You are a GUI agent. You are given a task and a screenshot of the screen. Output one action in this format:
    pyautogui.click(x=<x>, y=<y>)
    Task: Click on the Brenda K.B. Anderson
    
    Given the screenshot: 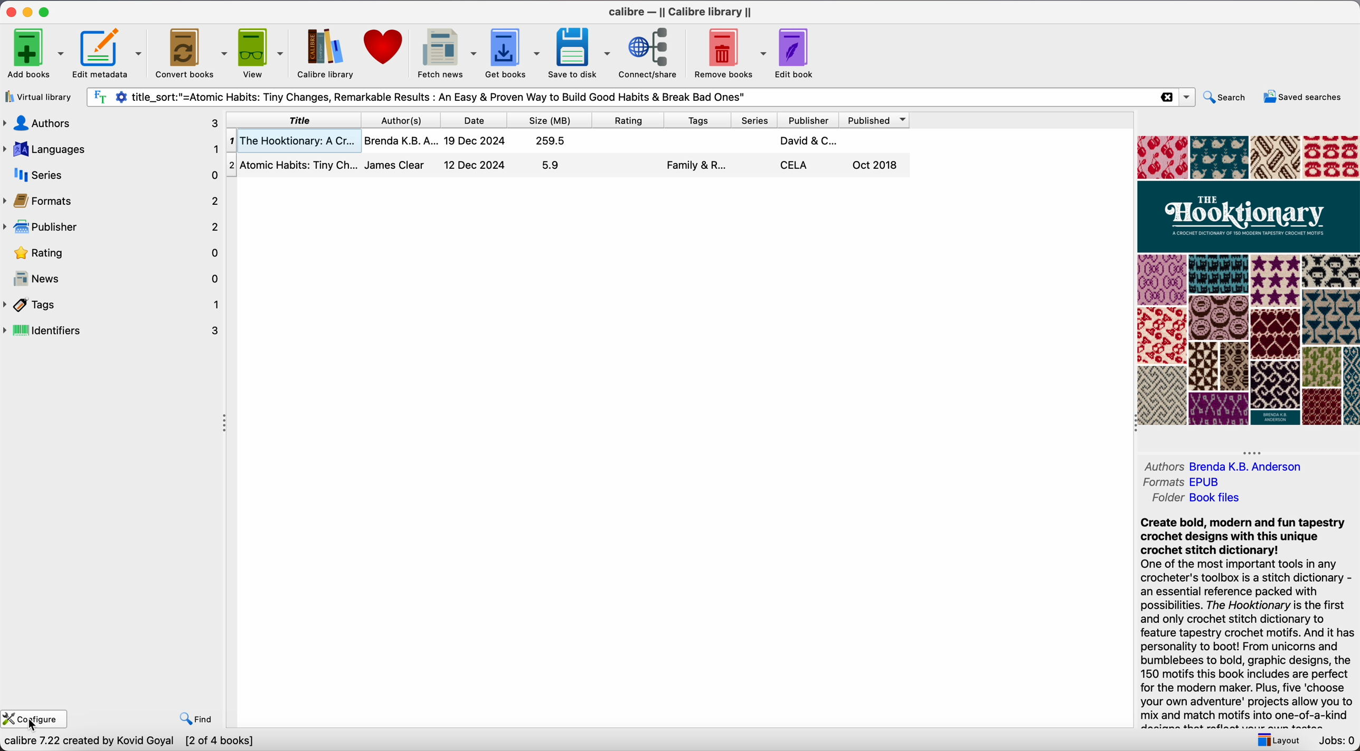 What is the action you would take?
    pyautogui.click(x=1245, y=467)
    